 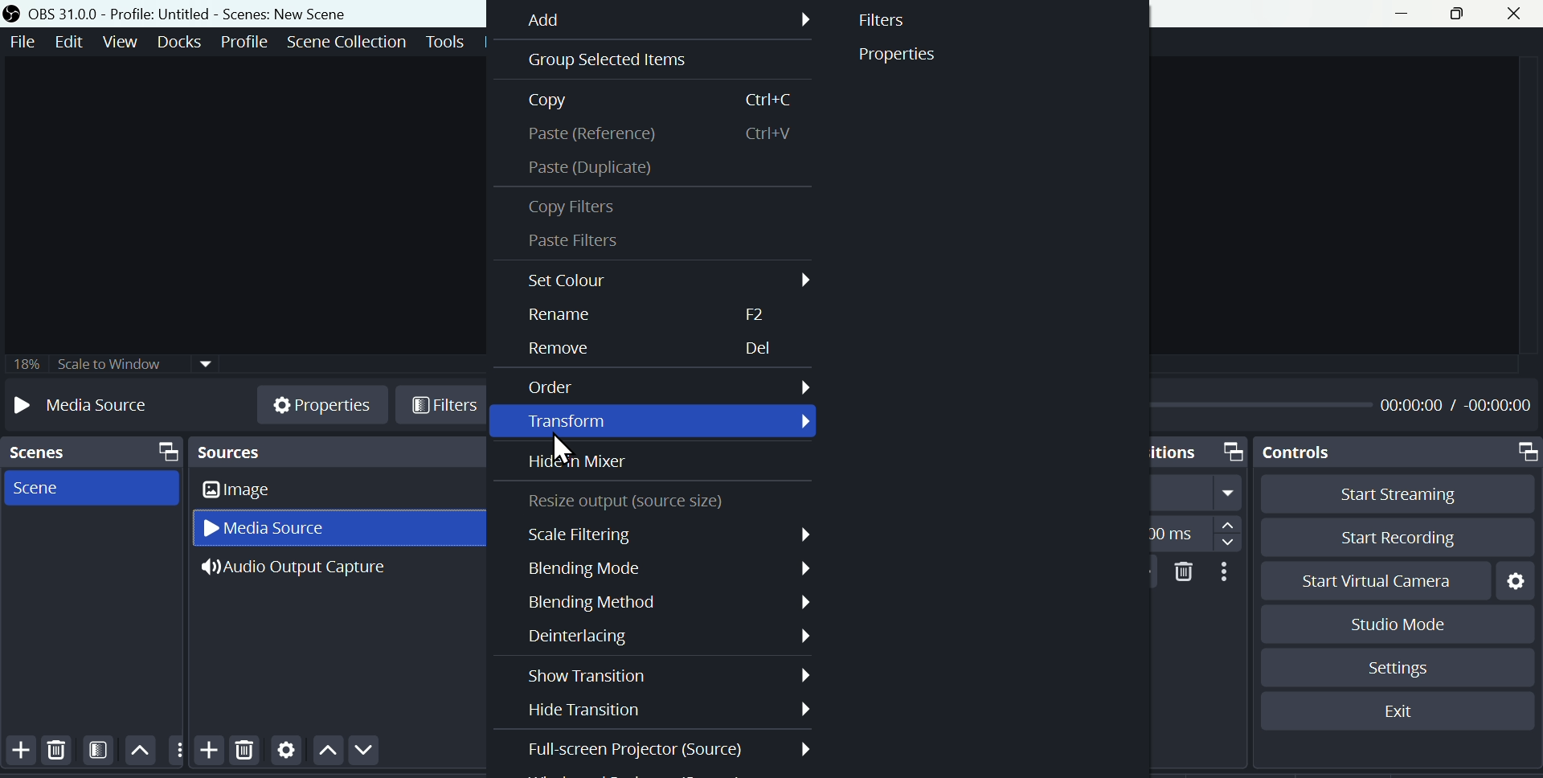 I want to click on Copy Filters, so click(x=583, y=208).